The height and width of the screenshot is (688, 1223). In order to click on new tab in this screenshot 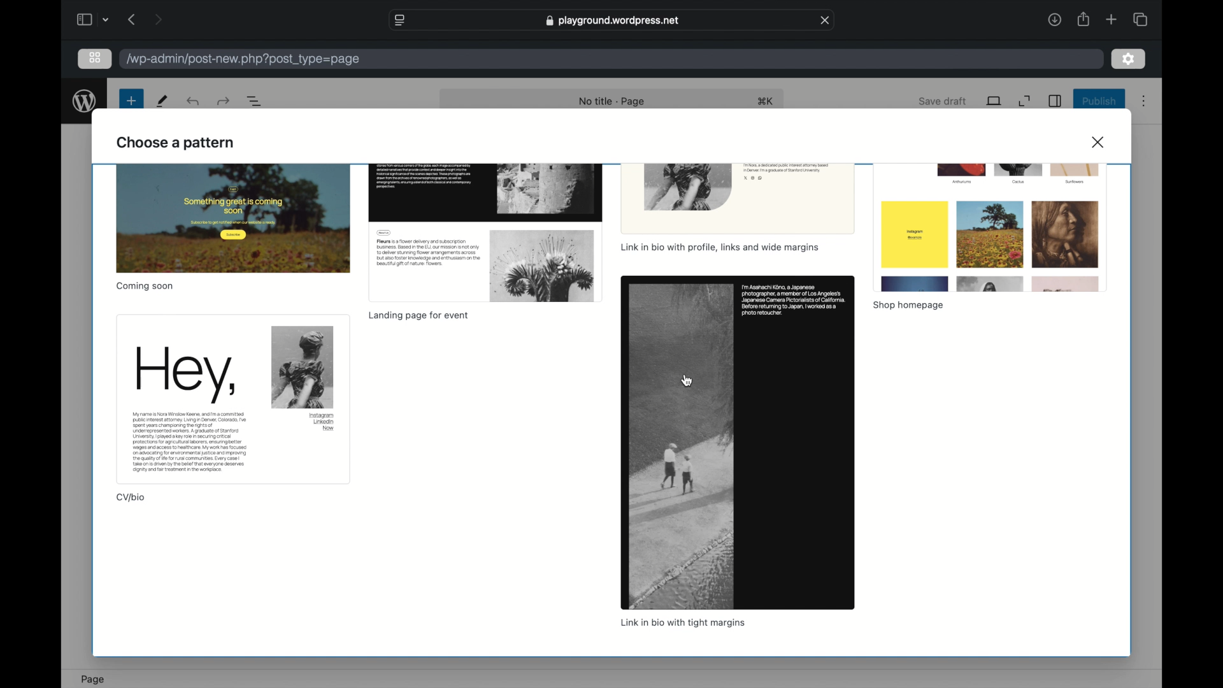, I will do `click(1111, 19)`.